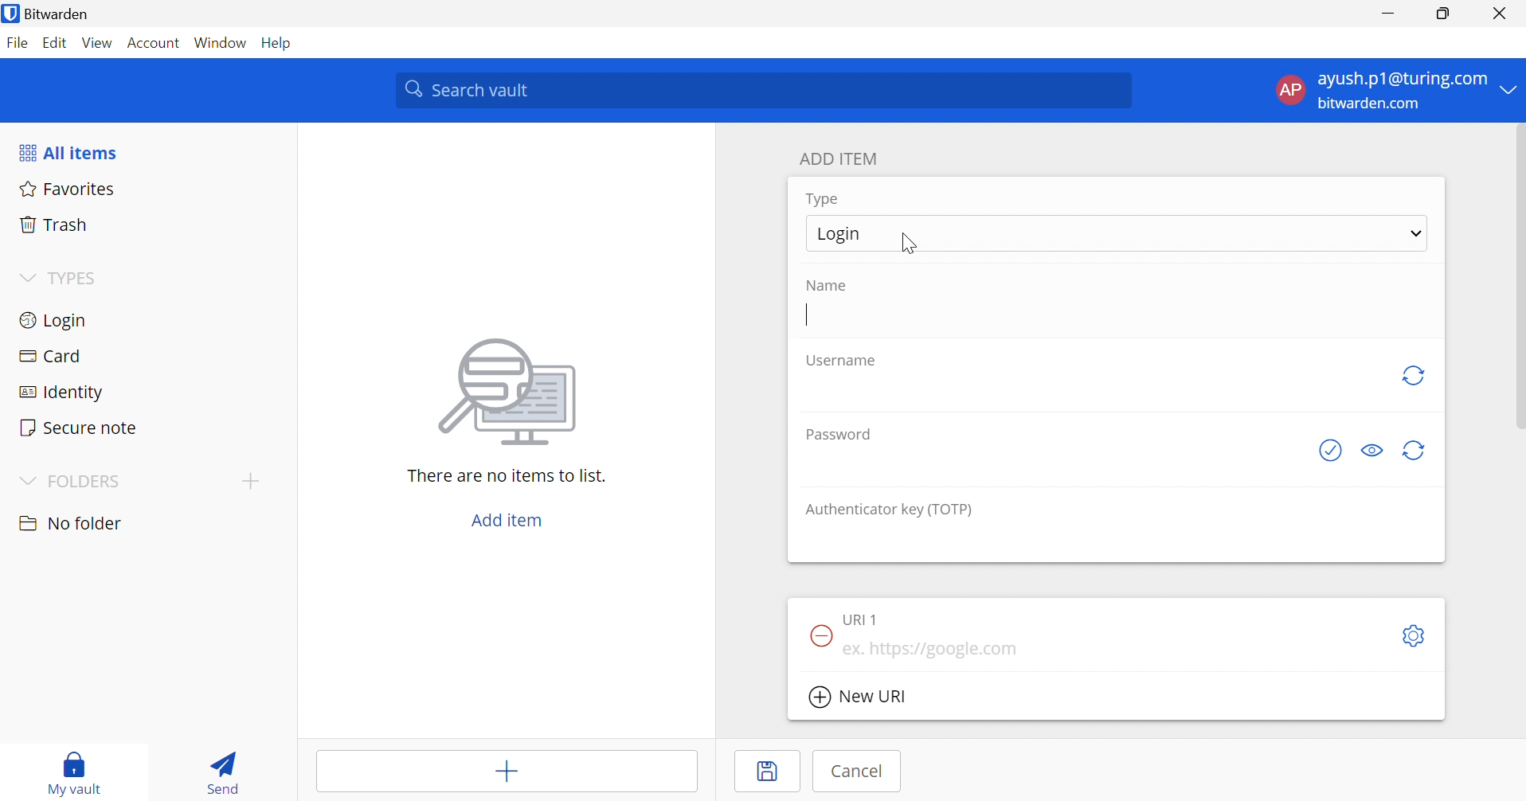 This screenshot has height=801, width=1526. I want to click on Add item, so click(504, 774).